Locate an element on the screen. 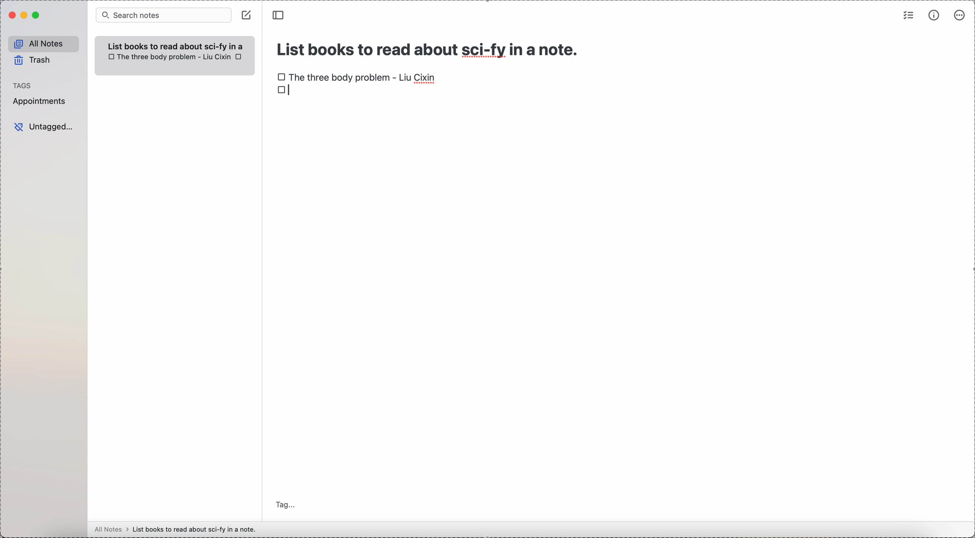 The width and height of the screenshot is (975, 538). checkbox is located at coordinates (240, 57).